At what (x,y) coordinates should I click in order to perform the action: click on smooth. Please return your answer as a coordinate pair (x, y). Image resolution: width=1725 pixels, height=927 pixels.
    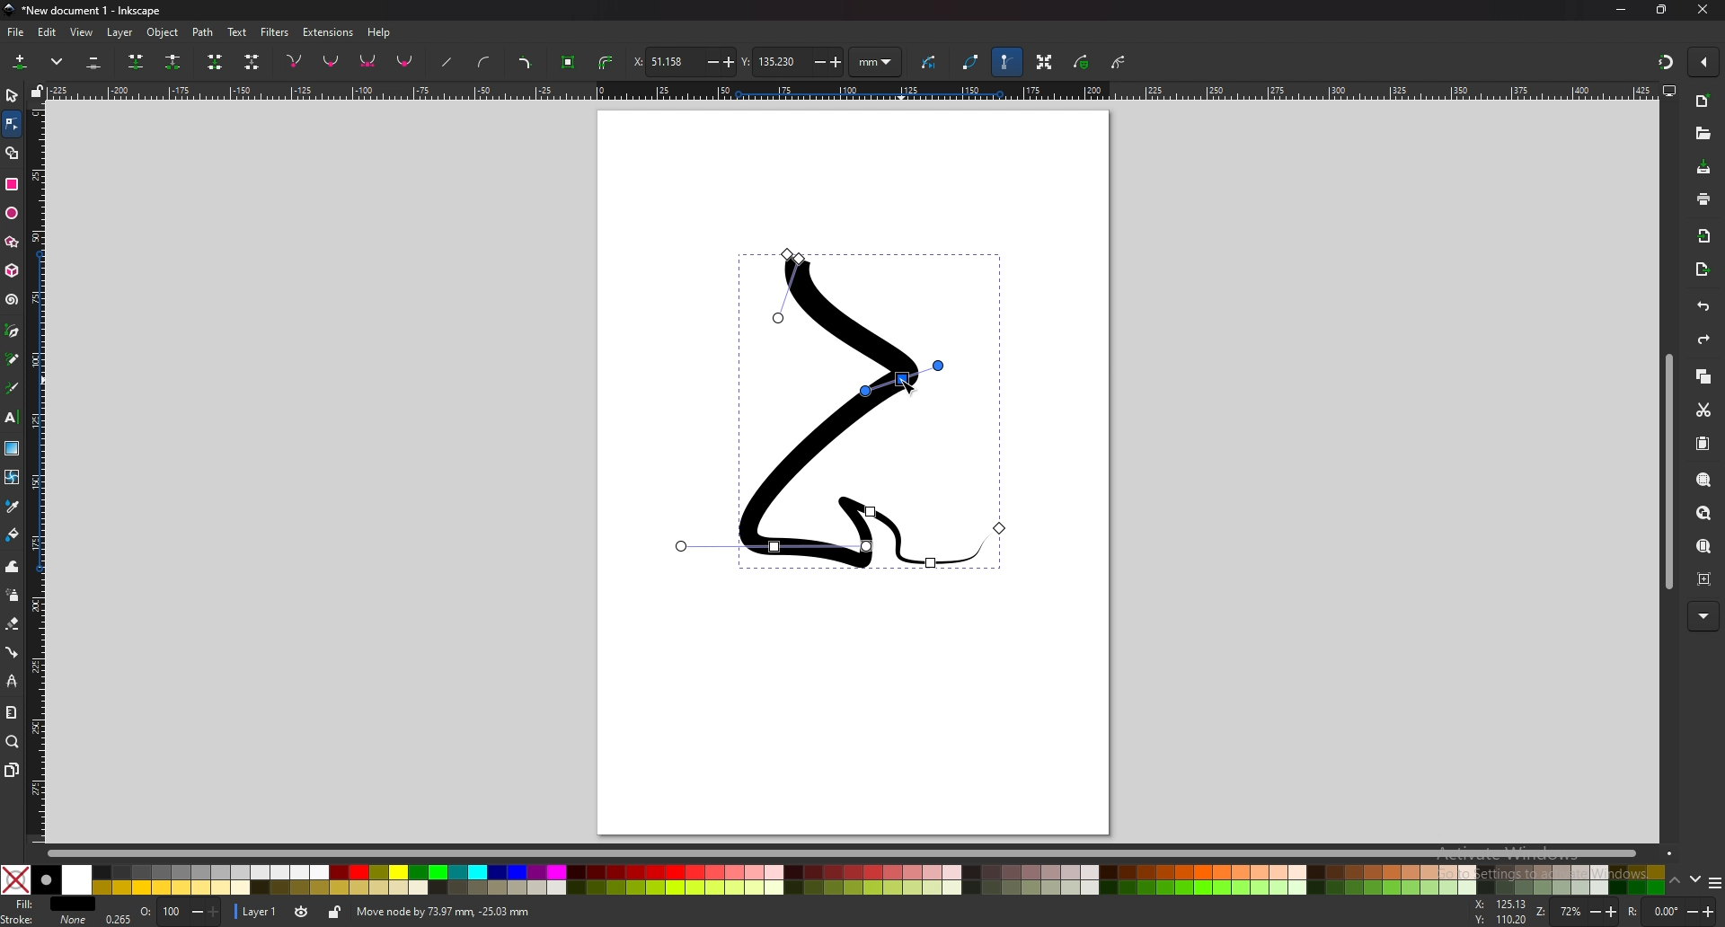
    Looking at the image, I should click on (332, 63).